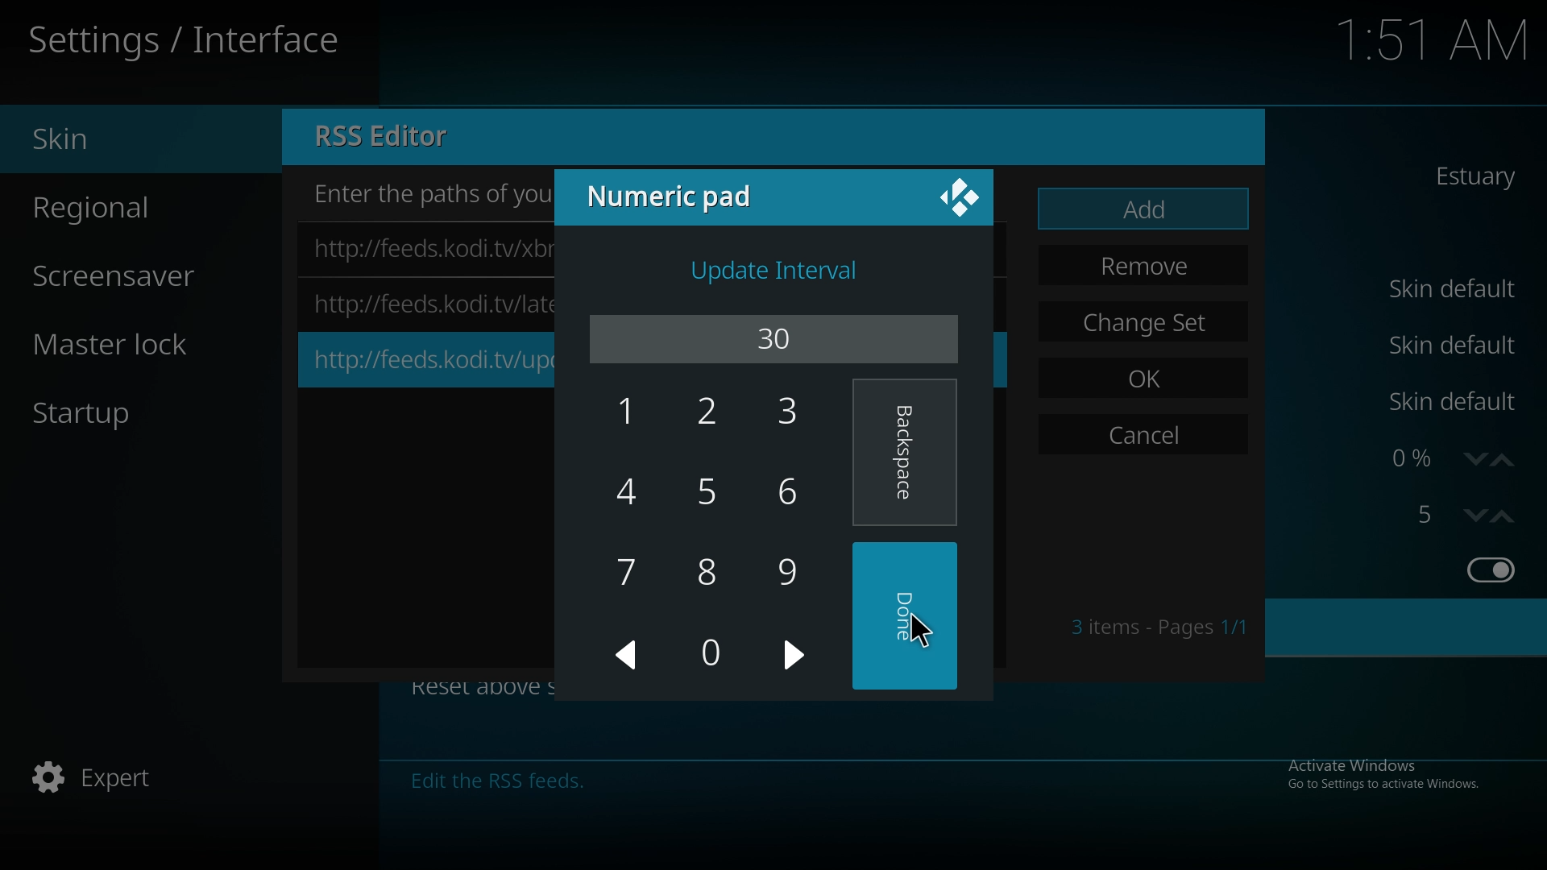 Image resolution: width=1547 pixels, height=870 pixels. Describe the element at coordinates (701, 491) in the screenshot. I see `5` at that location.